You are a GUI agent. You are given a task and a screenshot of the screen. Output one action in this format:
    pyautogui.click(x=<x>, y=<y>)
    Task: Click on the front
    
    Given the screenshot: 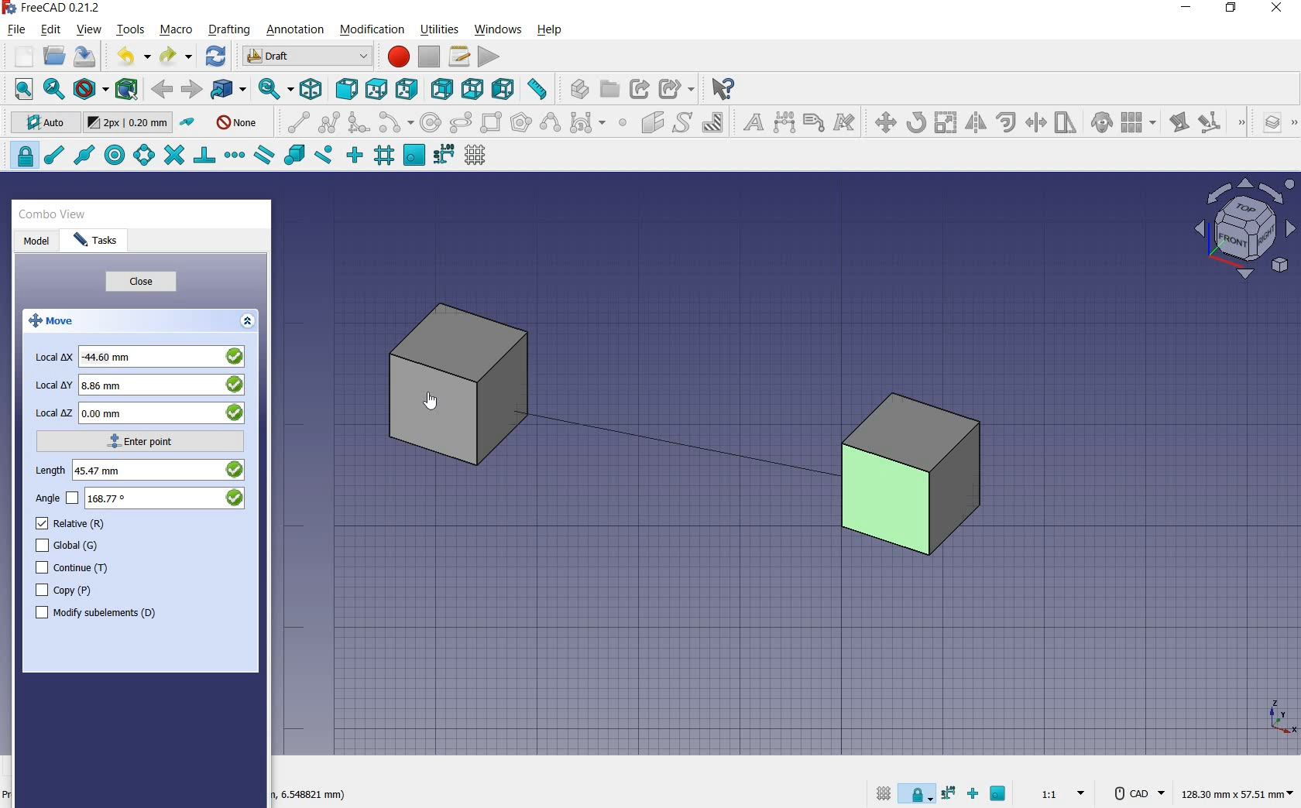 What is the action you would take?
    pyautogui.click(x=345, y=89)
    